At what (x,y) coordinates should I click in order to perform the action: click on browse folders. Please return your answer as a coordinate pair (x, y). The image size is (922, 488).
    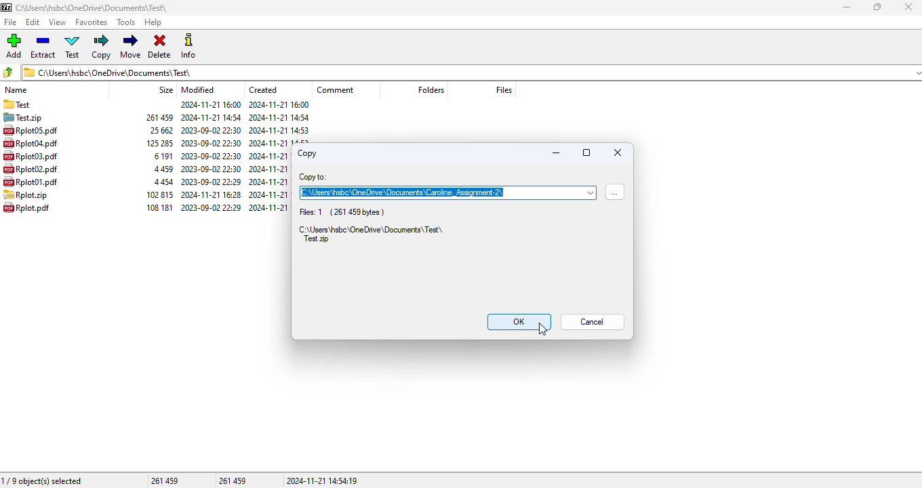
    Looking at the image, I should click on (8, 72).